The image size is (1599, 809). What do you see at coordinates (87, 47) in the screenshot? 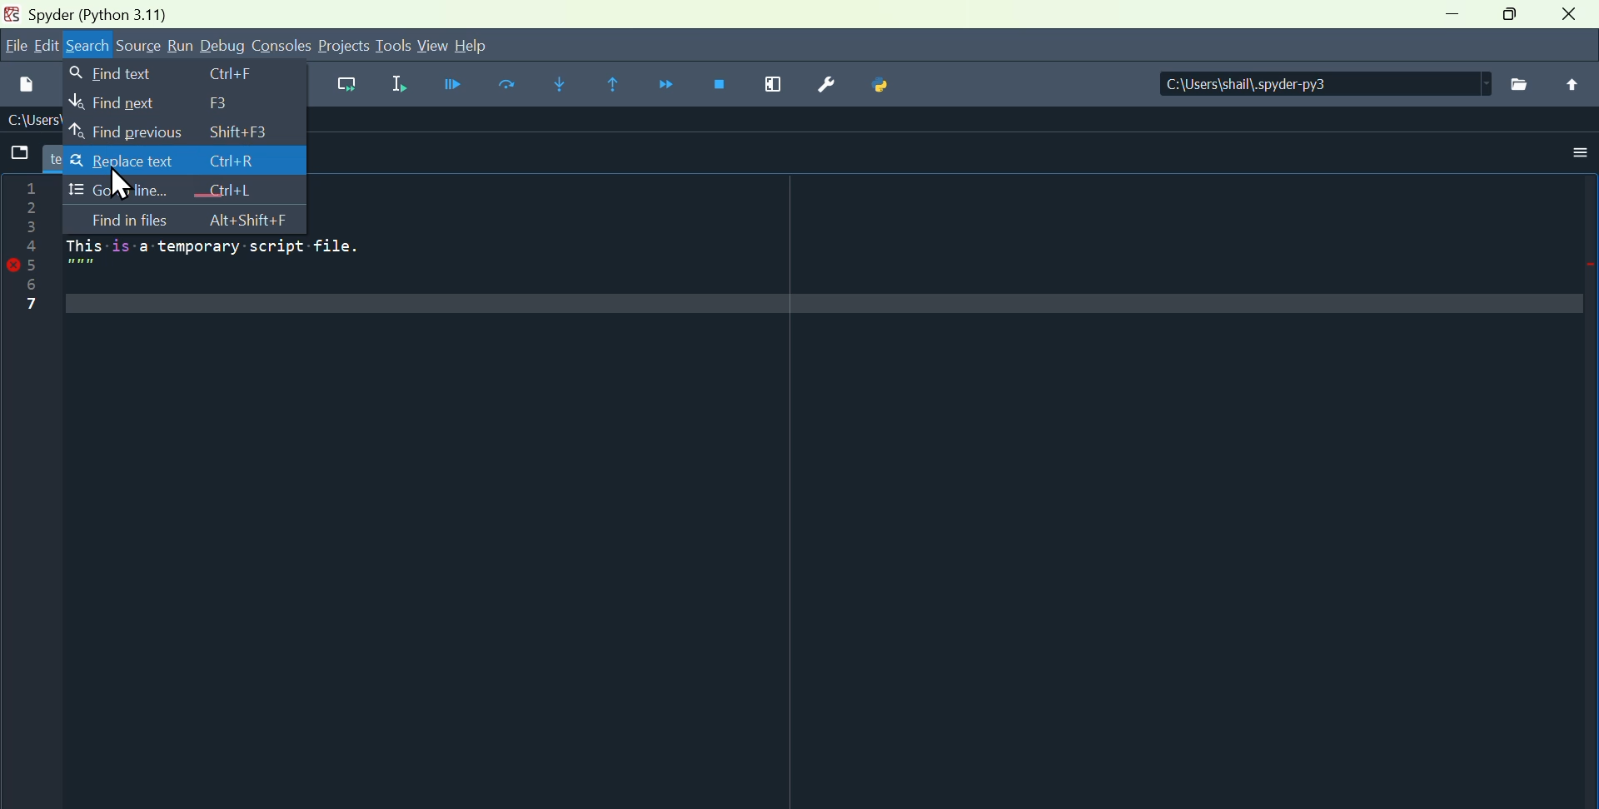
I see `Search` at bounding box center [87, 47].